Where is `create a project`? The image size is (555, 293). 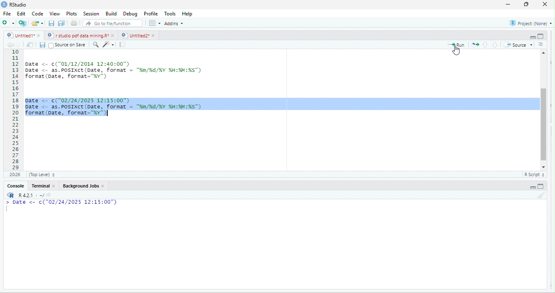
create a project is located at coordinates (22, 23).